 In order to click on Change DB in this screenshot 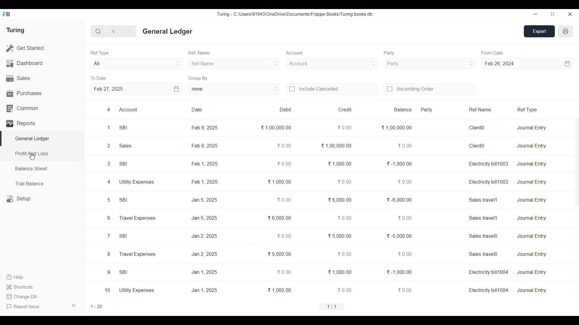, I will do `click(21, 297)`.